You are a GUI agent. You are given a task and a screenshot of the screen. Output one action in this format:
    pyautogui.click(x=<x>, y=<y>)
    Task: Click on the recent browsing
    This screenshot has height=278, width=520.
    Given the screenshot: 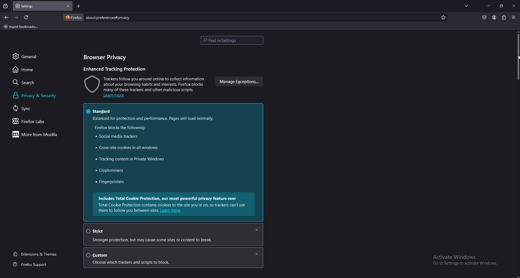 What is the action you would take?
    pyautogui.click(x=5, y=6)
    